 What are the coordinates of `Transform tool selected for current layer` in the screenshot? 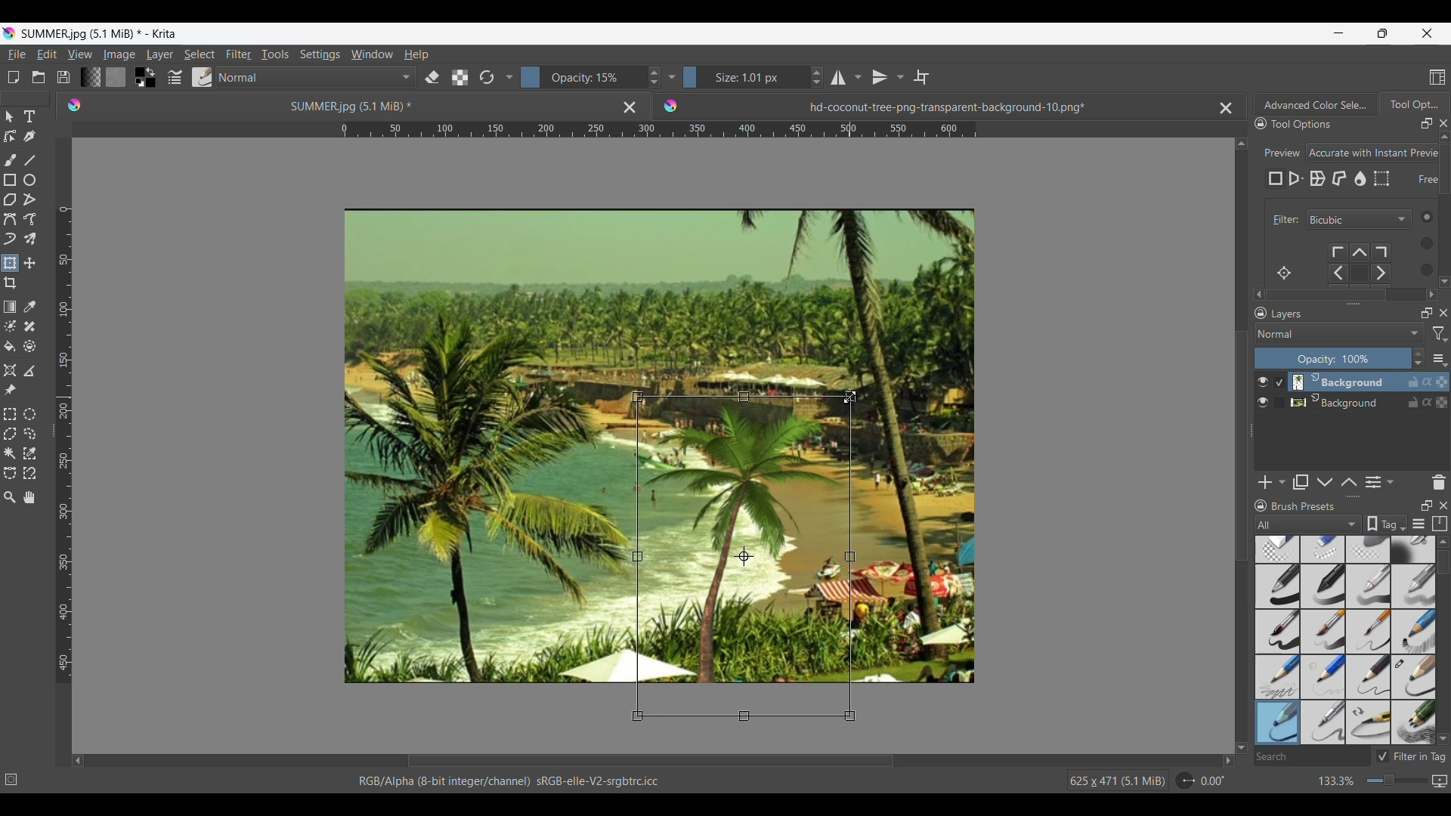 It's located at (742, 555).